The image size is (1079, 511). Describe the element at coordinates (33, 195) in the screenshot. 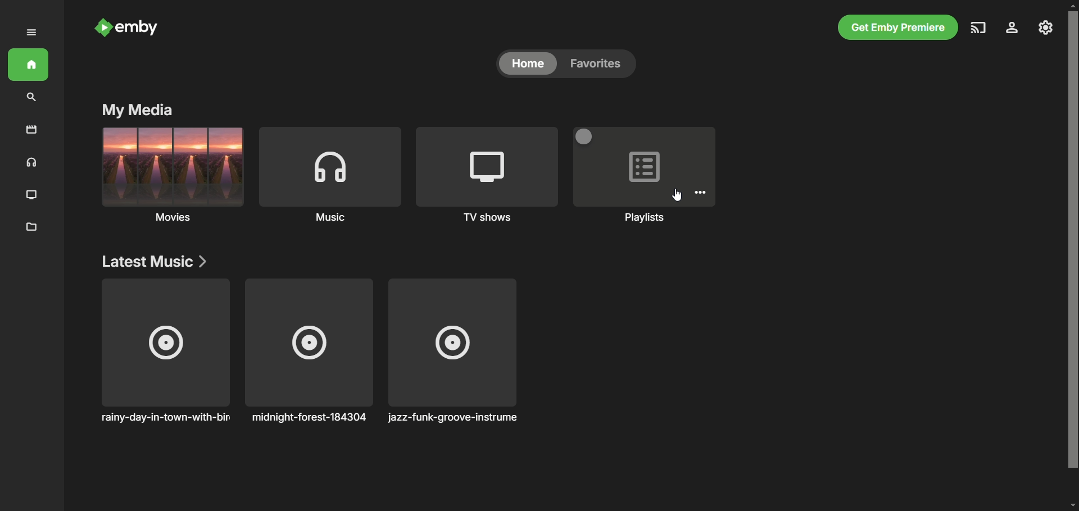

I see `TV shows` at that location.